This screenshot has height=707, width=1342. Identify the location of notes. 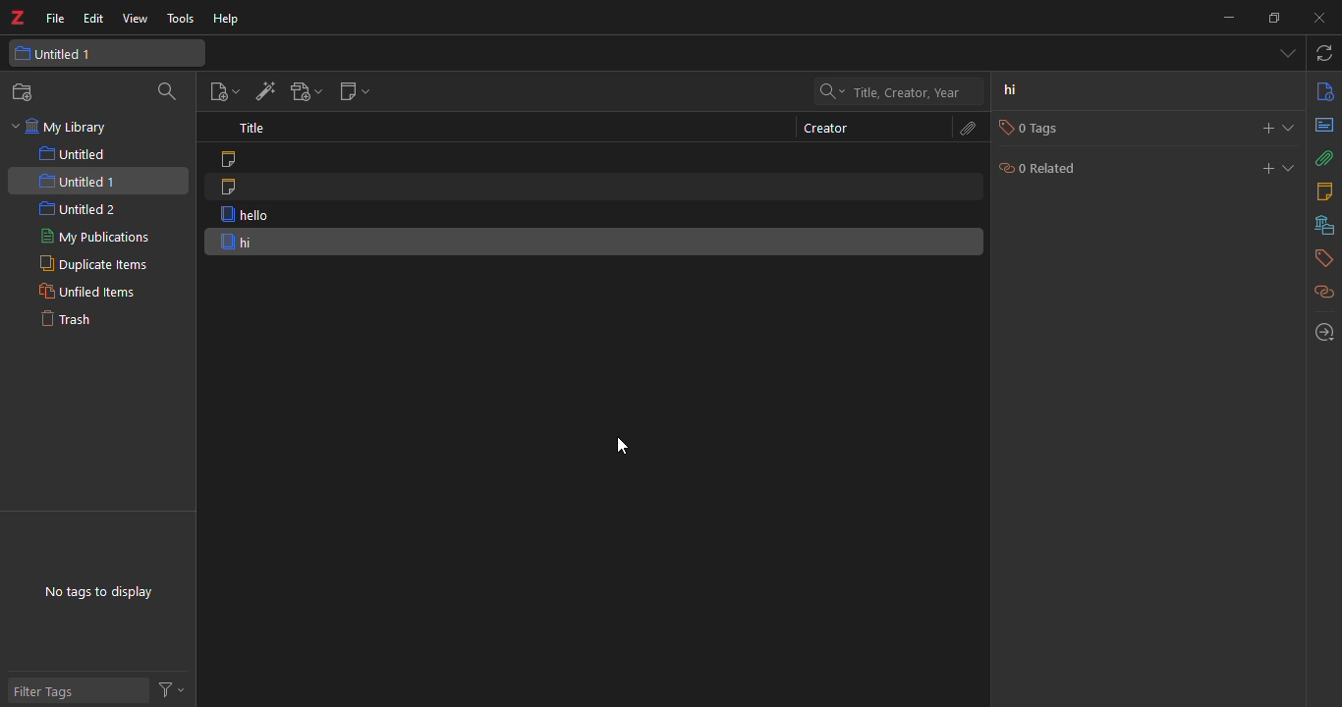
(1326, 190).